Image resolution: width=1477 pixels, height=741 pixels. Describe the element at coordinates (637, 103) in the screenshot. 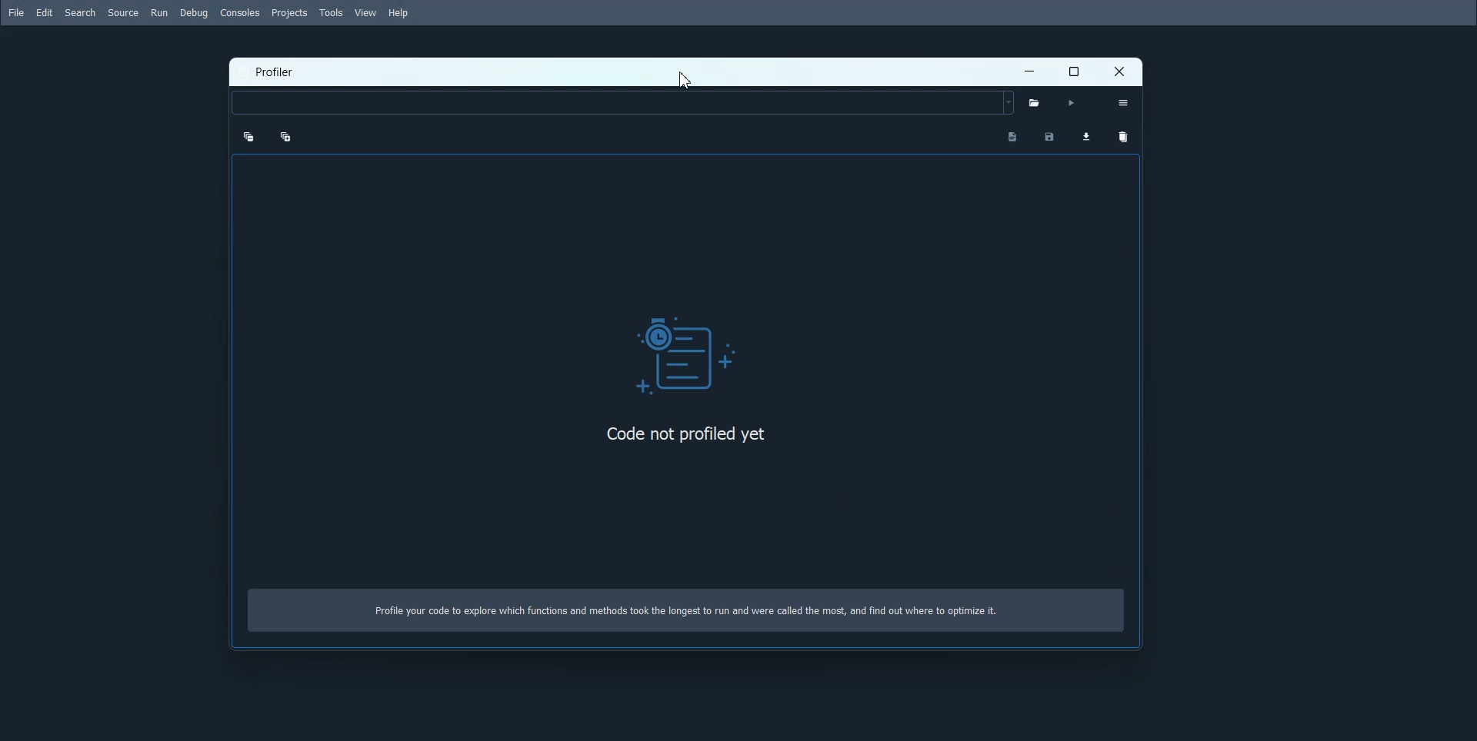

I see `Select python level` at that location.